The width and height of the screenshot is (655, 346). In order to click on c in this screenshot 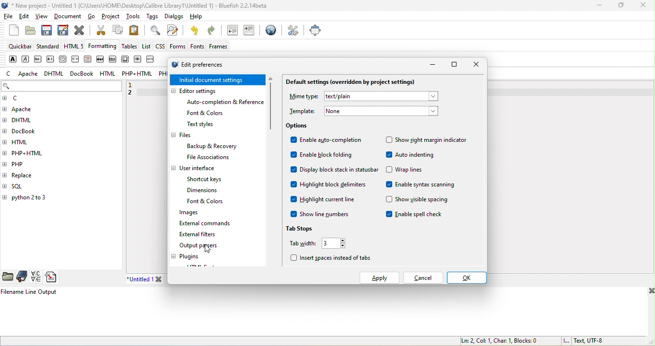, I will do `click(9, 74)`.